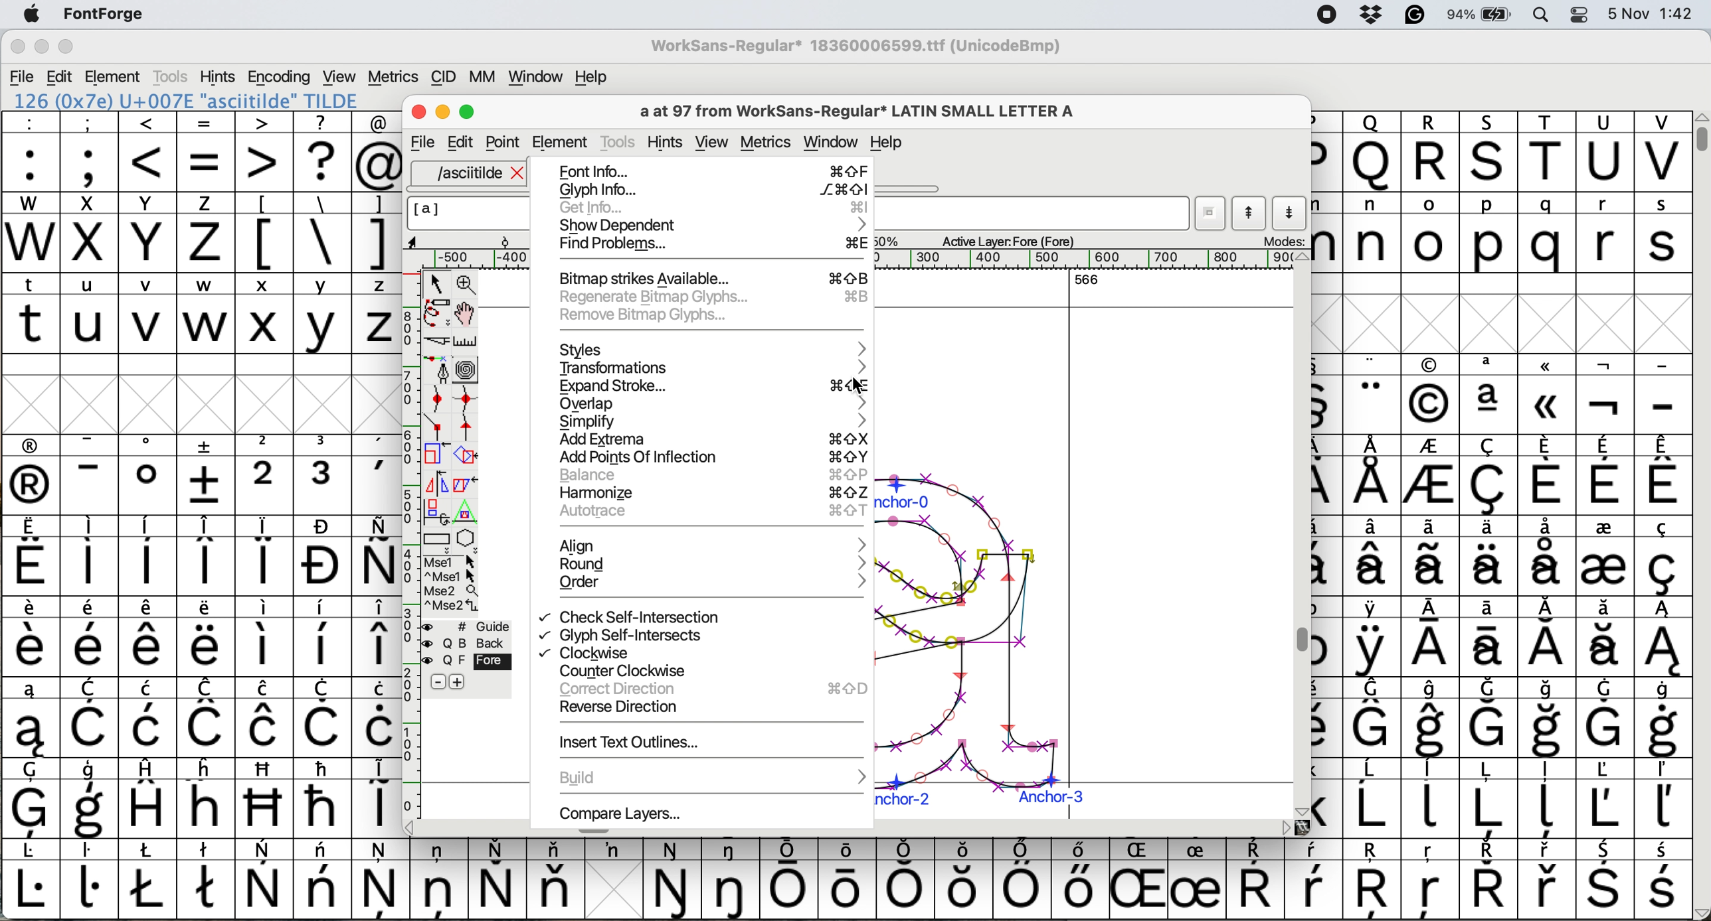 This screenshot has height=921, width=1711. I want to click on , so click(208, 797).